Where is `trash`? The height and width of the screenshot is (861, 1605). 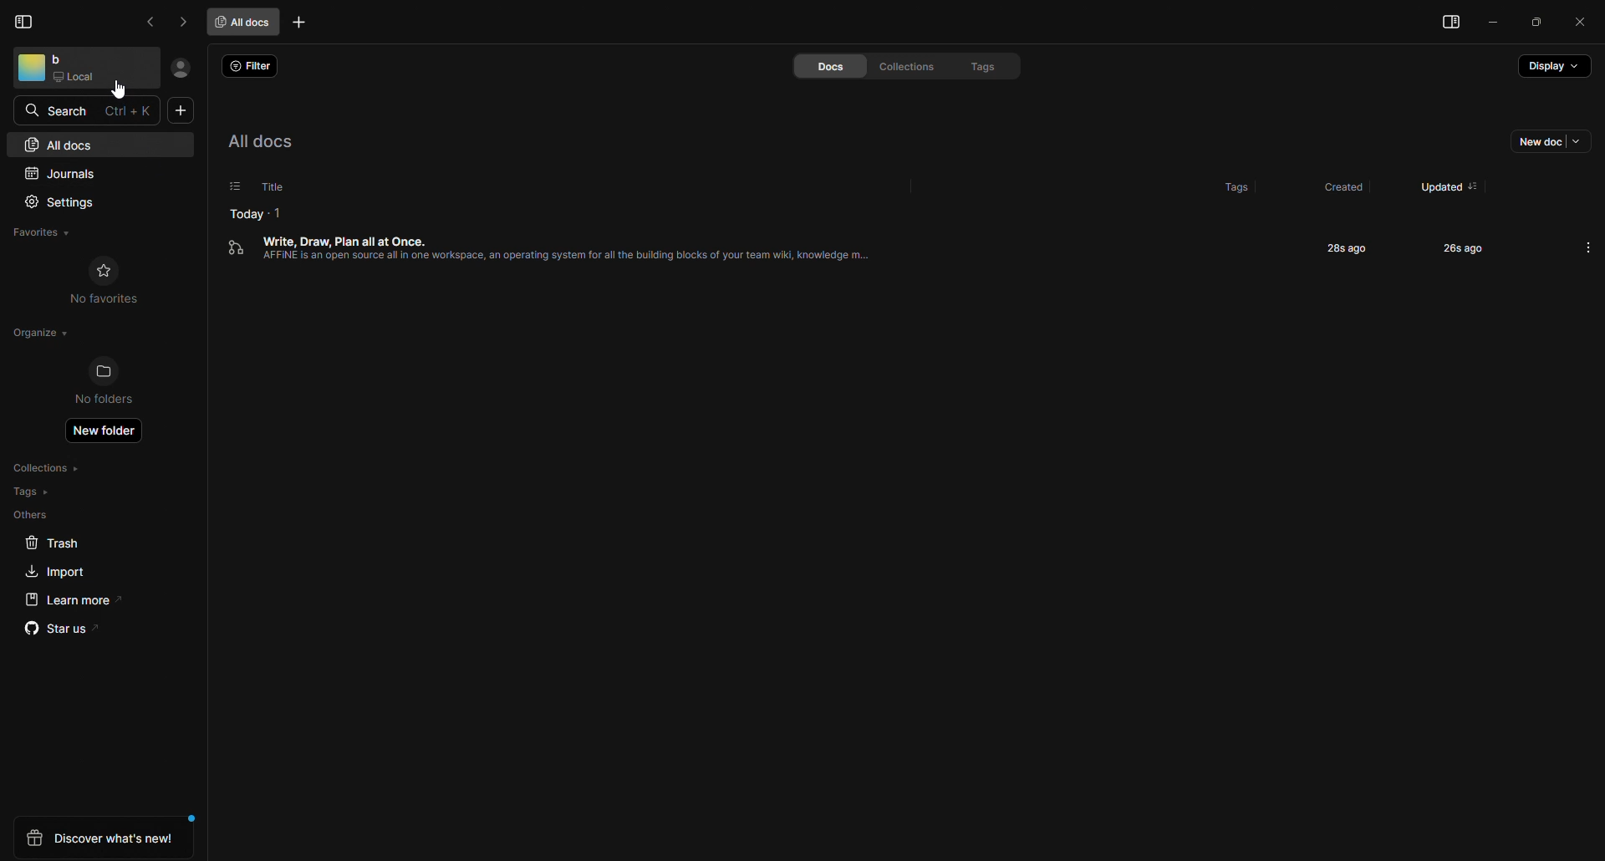
trash is located at coordinates (53, 543).